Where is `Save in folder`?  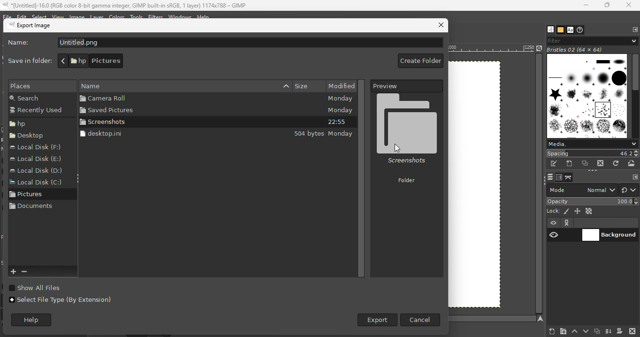 Save in folder is located at coordinates (28, 61).